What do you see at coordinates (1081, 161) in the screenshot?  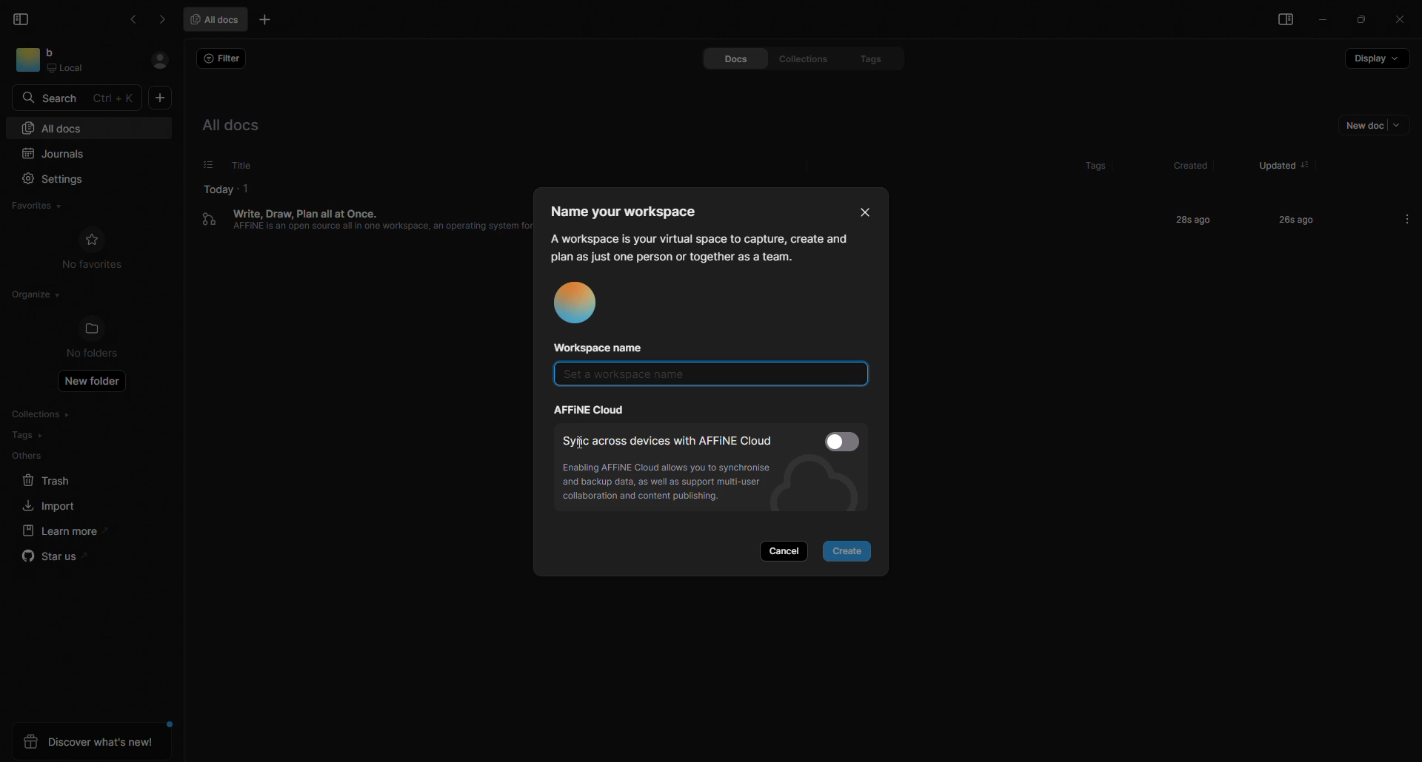 I see `tags` at bounding box center [1081, 161].